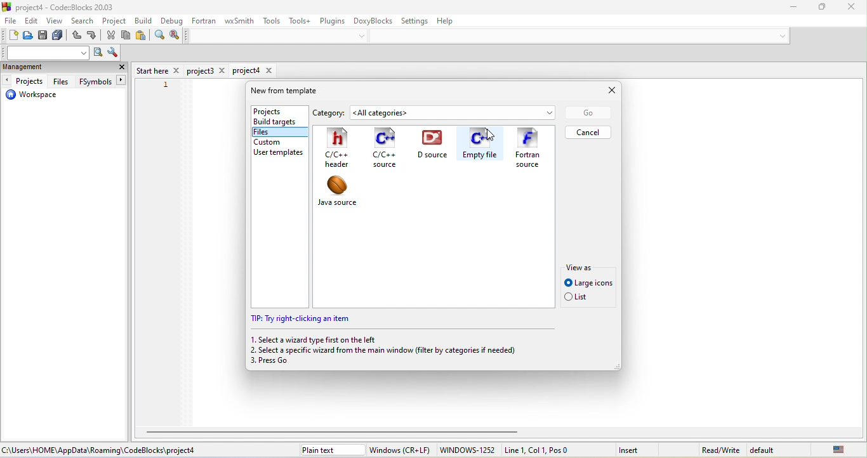 The height and width of the screenshot is (458, 867). I want to click on empty file, so click(480, 146).